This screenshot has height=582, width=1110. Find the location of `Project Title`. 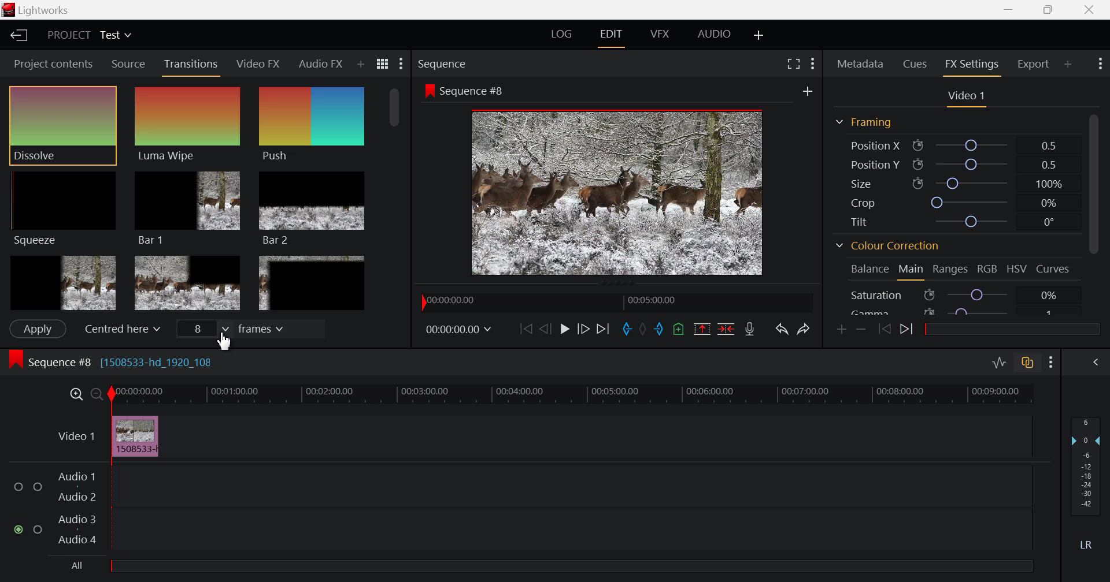

Project Title is located at coordinates (89, 35).